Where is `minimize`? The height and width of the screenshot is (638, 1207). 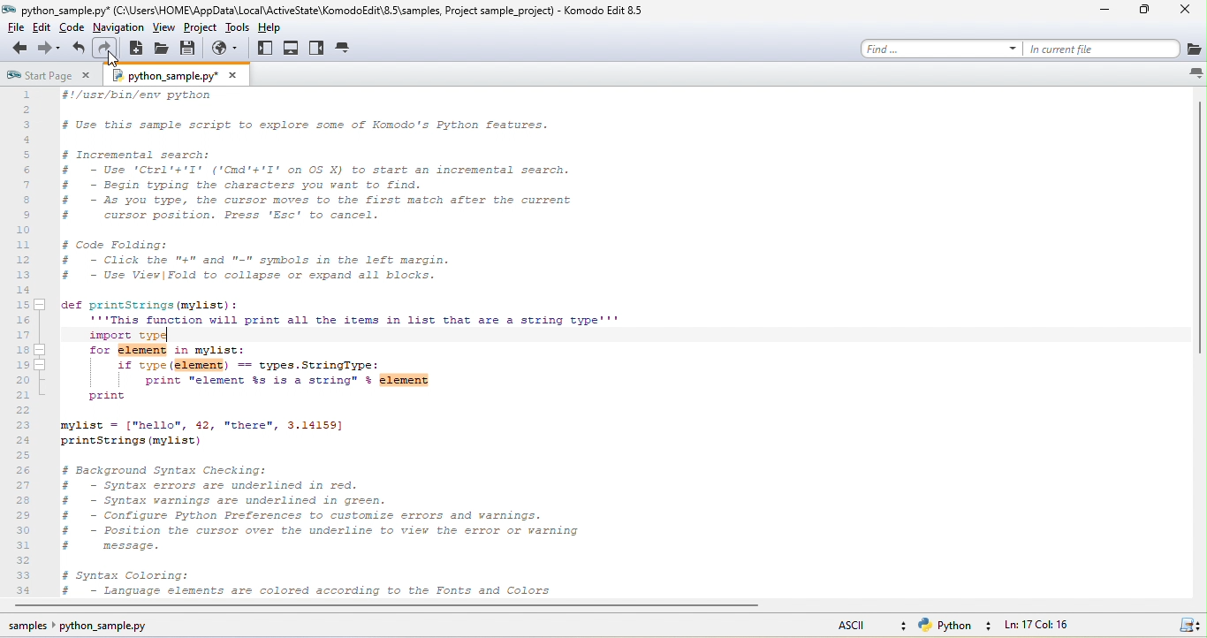
minimize is located at coordinates (1098, 10).